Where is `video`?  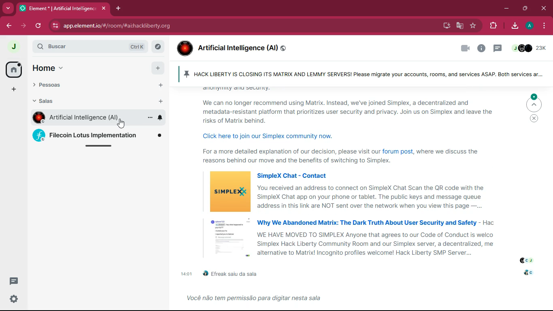
video is located at coordinates (464, 49).